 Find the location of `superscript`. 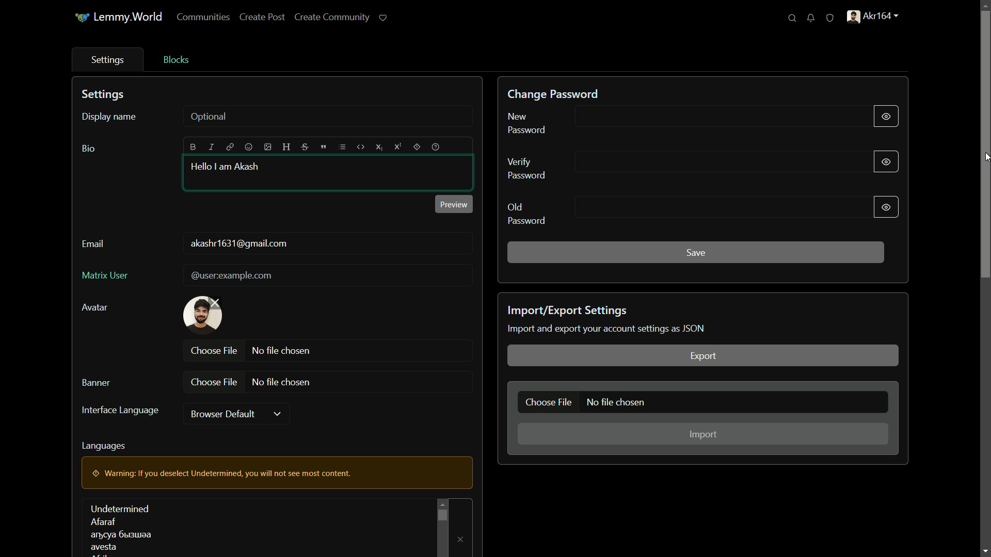

superscript is located at coordinates (398, 147).